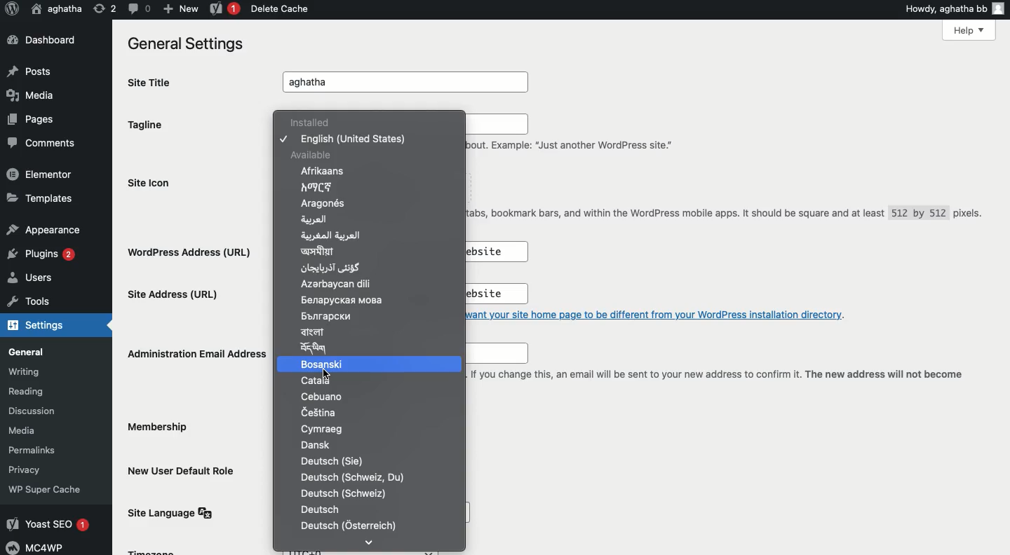  Describe the element at coordinates (194, 252) in the screenshot. I see `Wordpress address url` at that location.